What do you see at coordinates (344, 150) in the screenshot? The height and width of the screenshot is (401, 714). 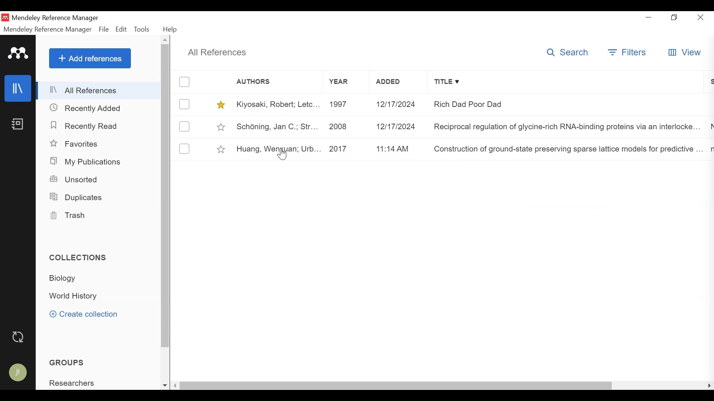 I see `2017` at bounding box center [344, 150].